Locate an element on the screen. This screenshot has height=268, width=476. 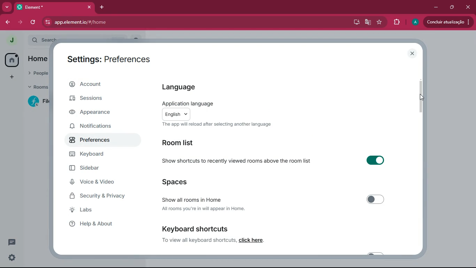
more is located at coordinates (7, 7).